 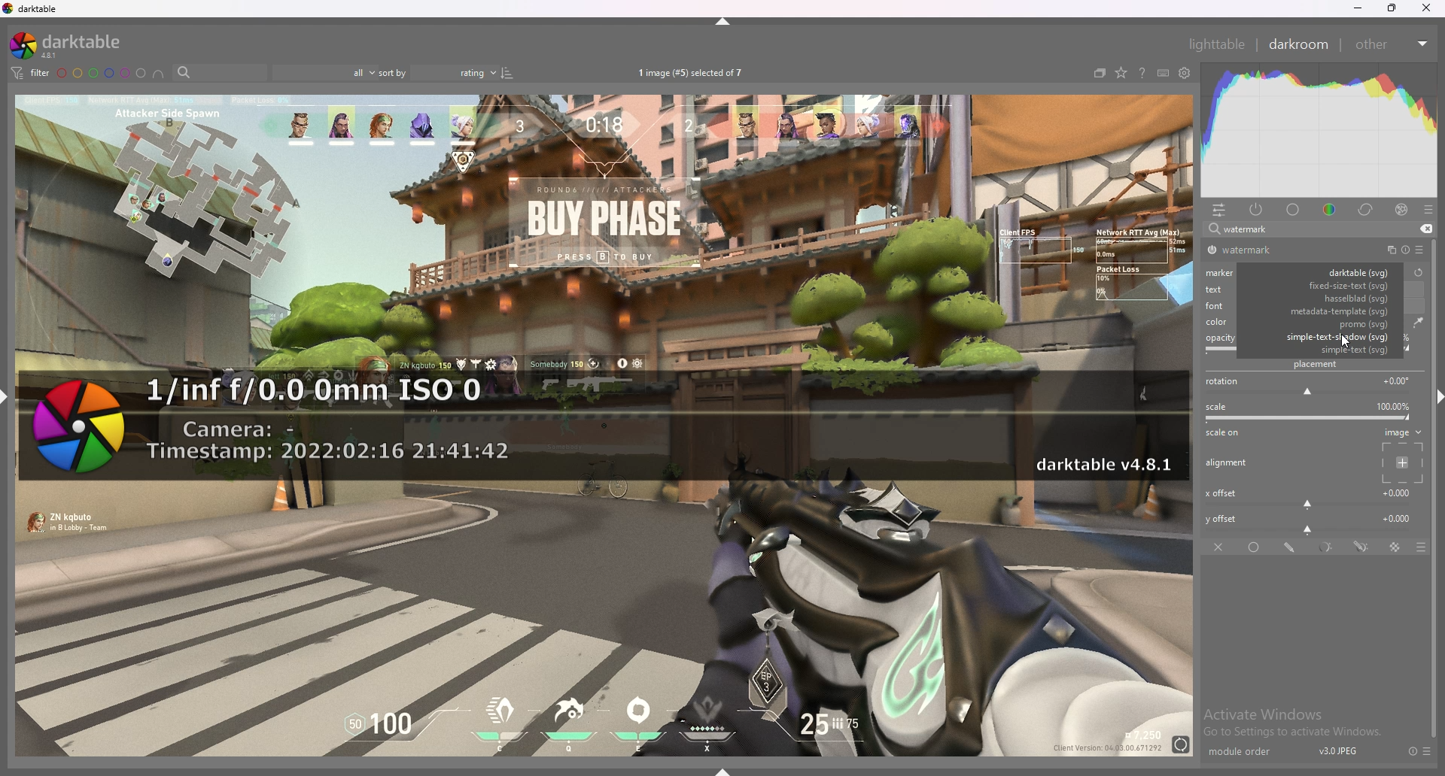 I want to click on hasselblad svg, so click(x=1322, y=299).